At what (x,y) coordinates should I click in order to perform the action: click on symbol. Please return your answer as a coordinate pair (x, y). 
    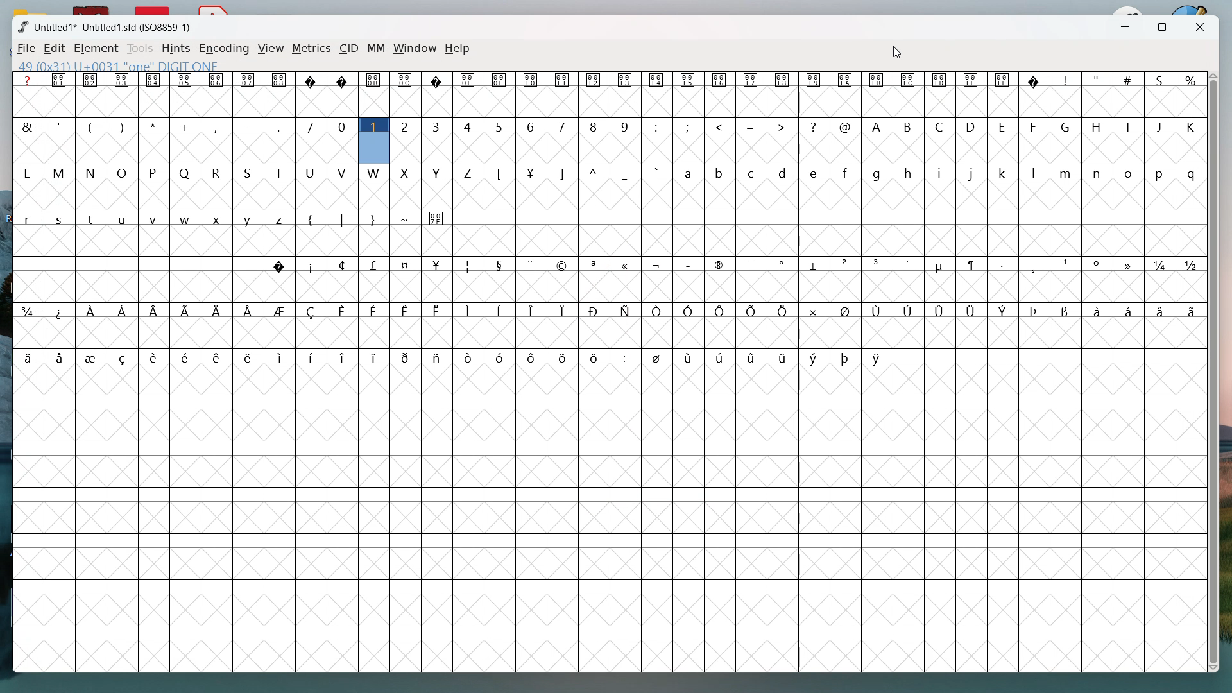
    Looking at the image, I should click on (60, 80).